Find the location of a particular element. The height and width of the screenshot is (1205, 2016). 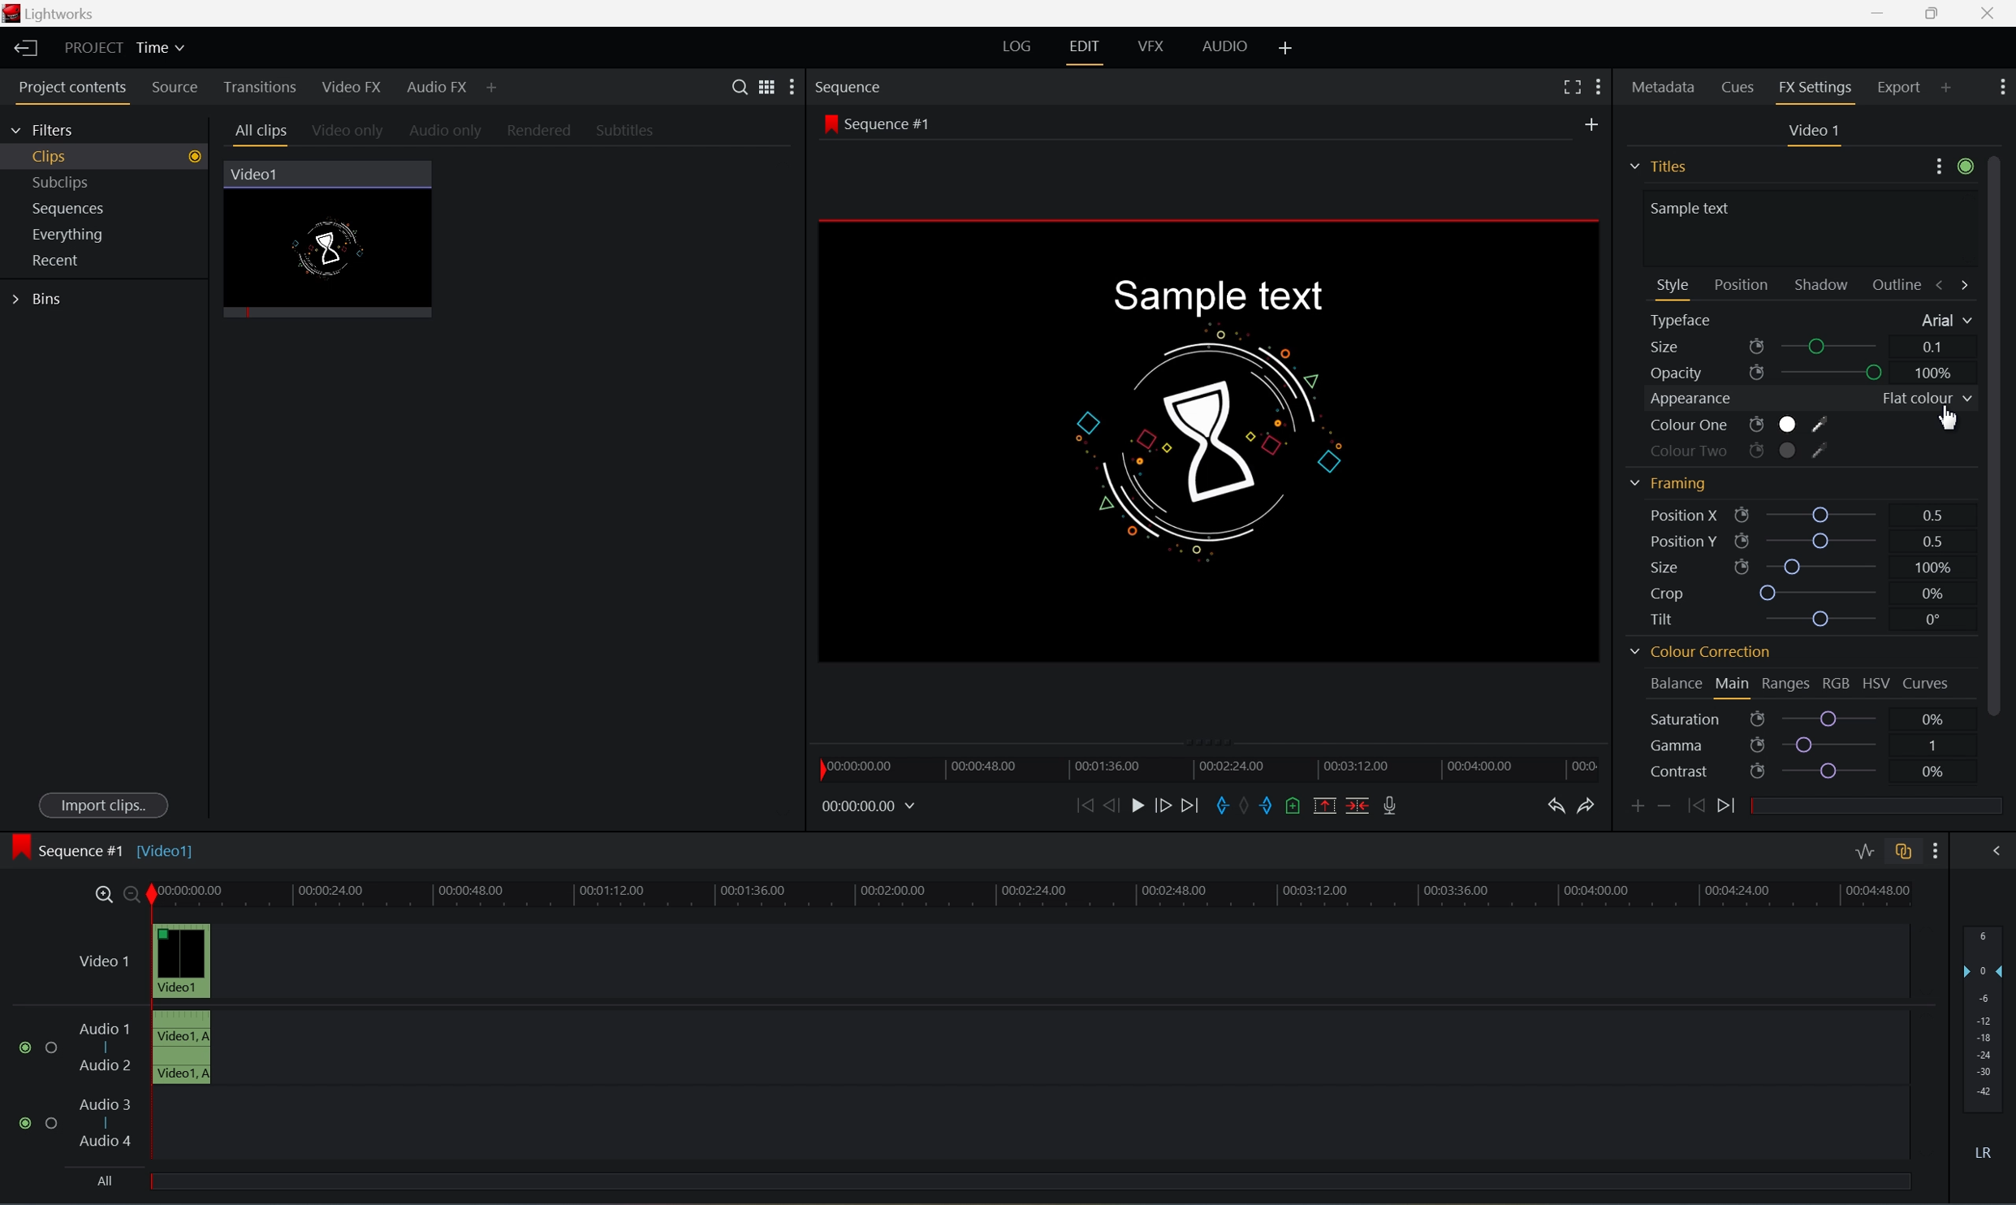

Filters is located at coordinates (44, 132).